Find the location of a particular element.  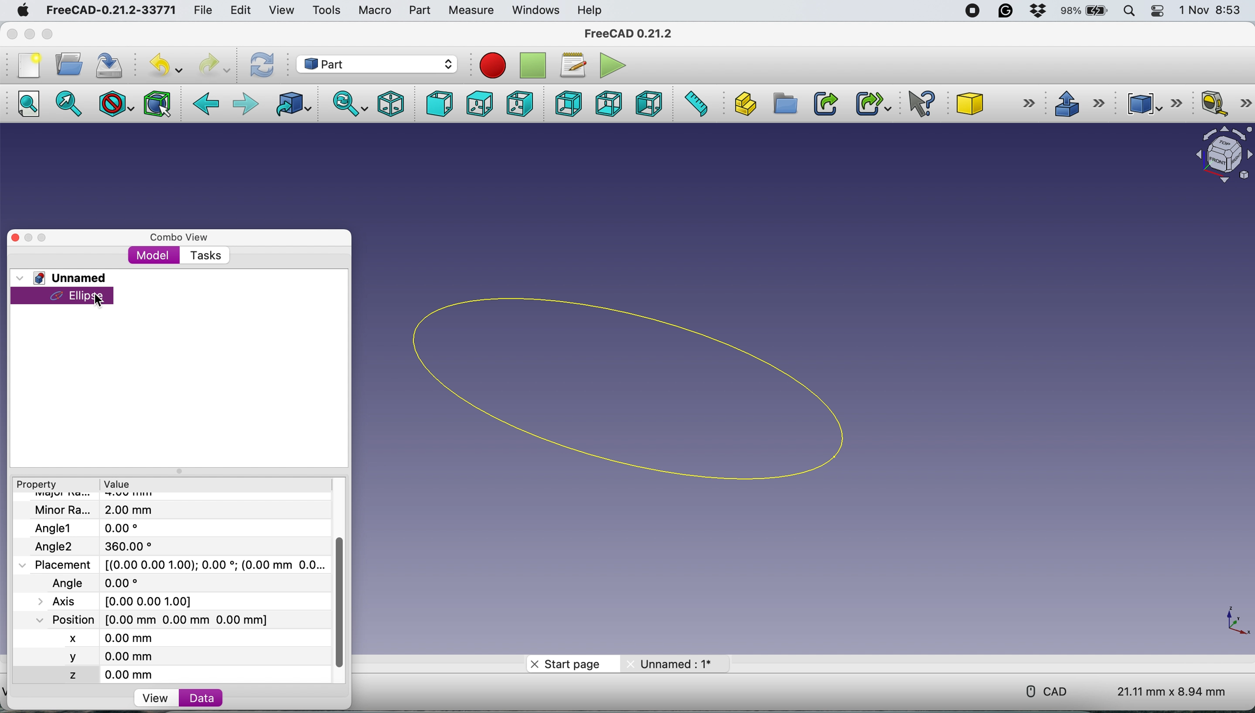

ellipse selected is located at coordinates (65, 296).